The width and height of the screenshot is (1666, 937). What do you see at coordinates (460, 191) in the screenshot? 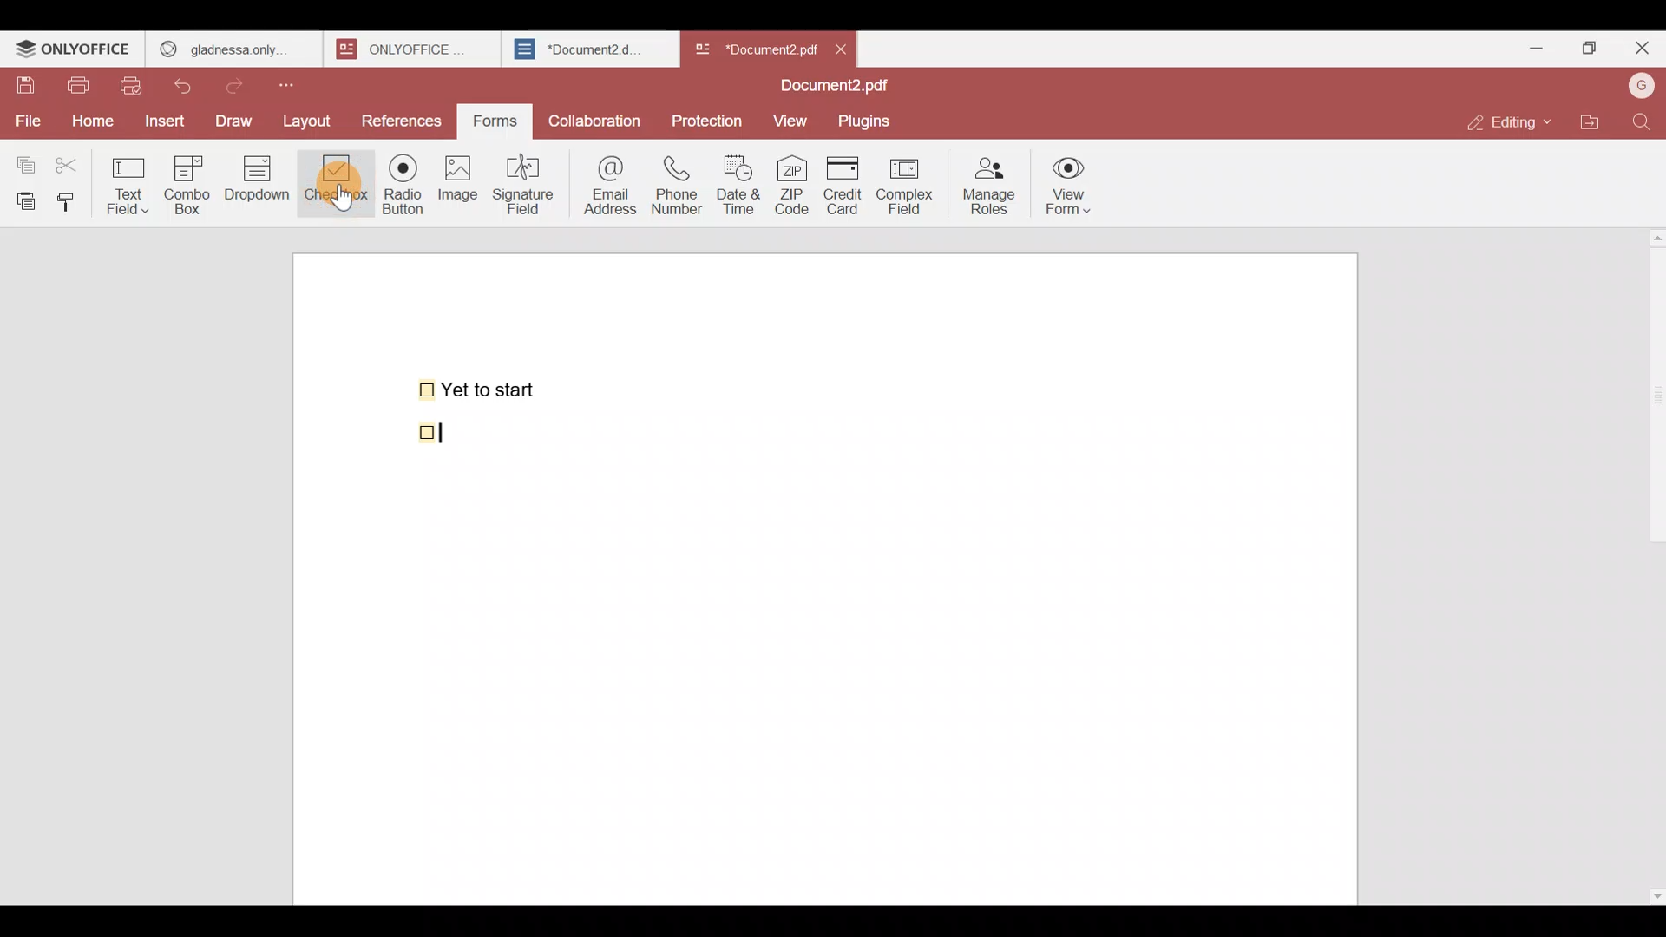
I see `Image` at bounding box center [460, 191].